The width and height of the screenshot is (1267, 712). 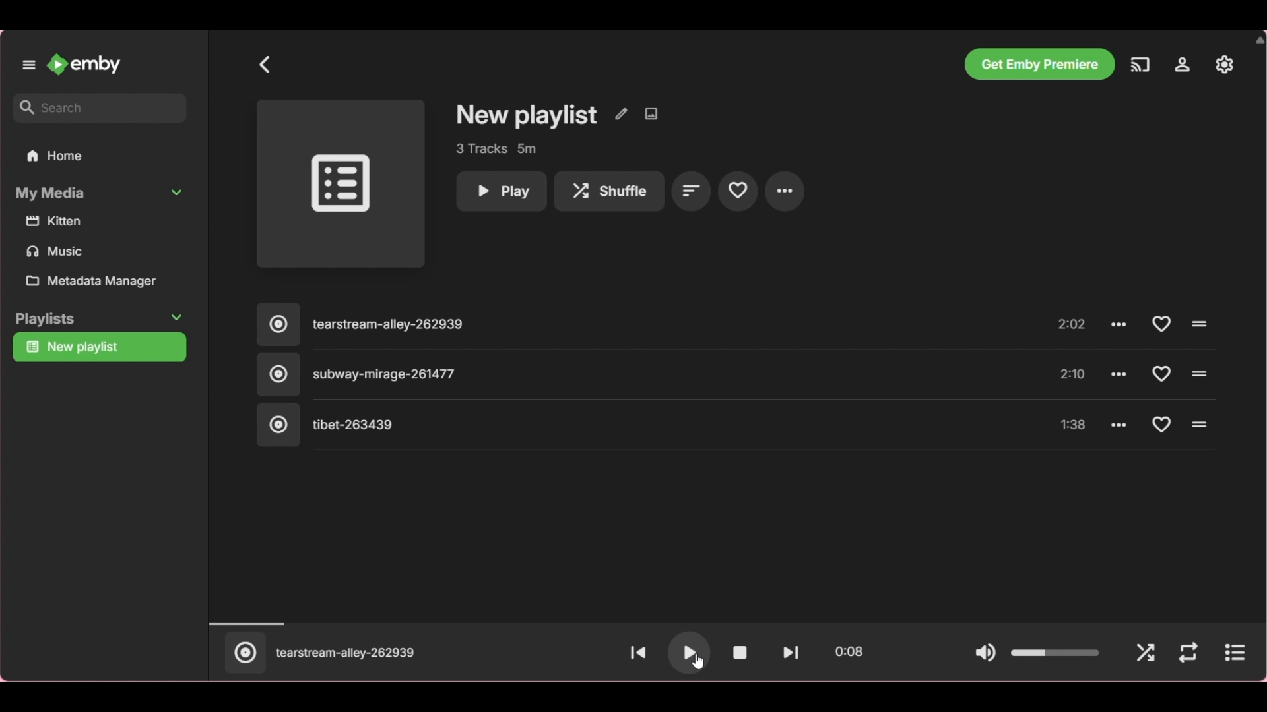 I want to click on Sort by playlist order, so click(x=692, y=191).